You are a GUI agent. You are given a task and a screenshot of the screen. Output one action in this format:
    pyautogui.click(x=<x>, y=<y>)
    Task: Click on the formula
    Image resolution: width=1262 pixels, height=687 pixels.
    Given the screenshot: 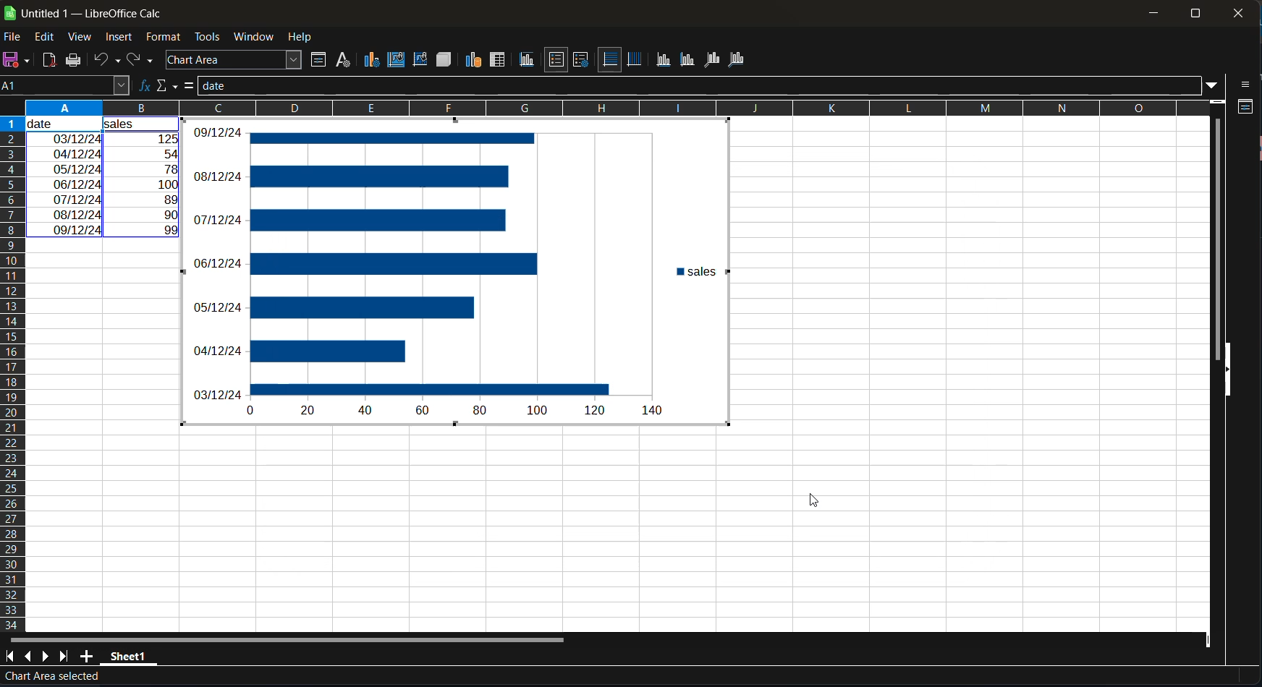 What is the action you would take?
    pyautogui.click(x=188, y=86)
    